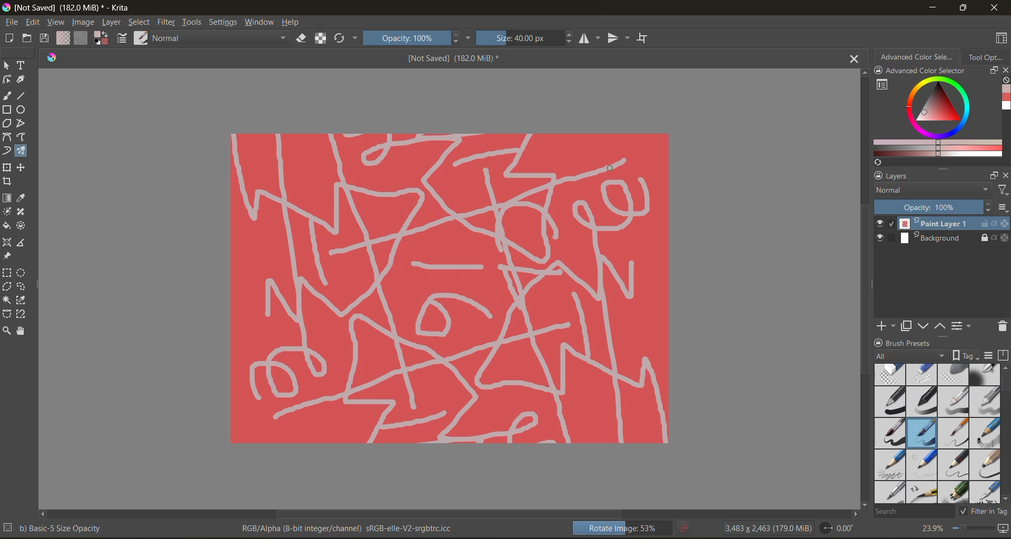 Image resolution: width=1011 pixels, height=539 pixels. Describe the element at coordinates (13, 23) in the screenshot. I see `file` at that location.